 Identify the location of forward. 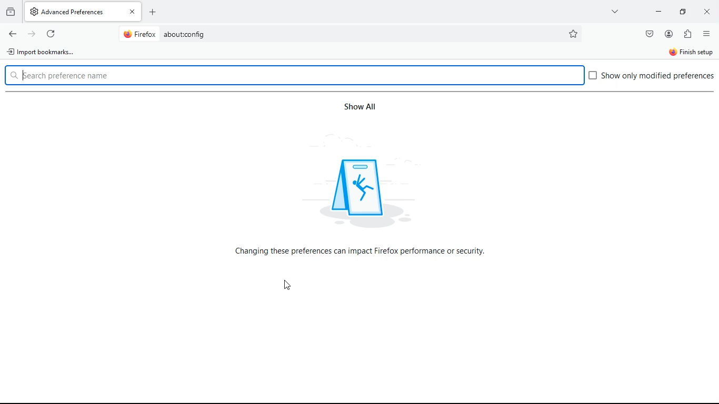
(33, 34).